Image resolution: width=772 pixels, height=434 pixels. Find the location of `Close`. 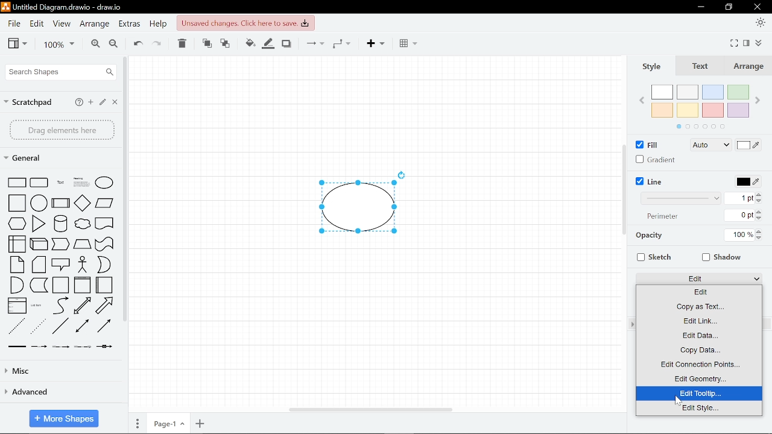

Close is located at coordinates (114, 101).